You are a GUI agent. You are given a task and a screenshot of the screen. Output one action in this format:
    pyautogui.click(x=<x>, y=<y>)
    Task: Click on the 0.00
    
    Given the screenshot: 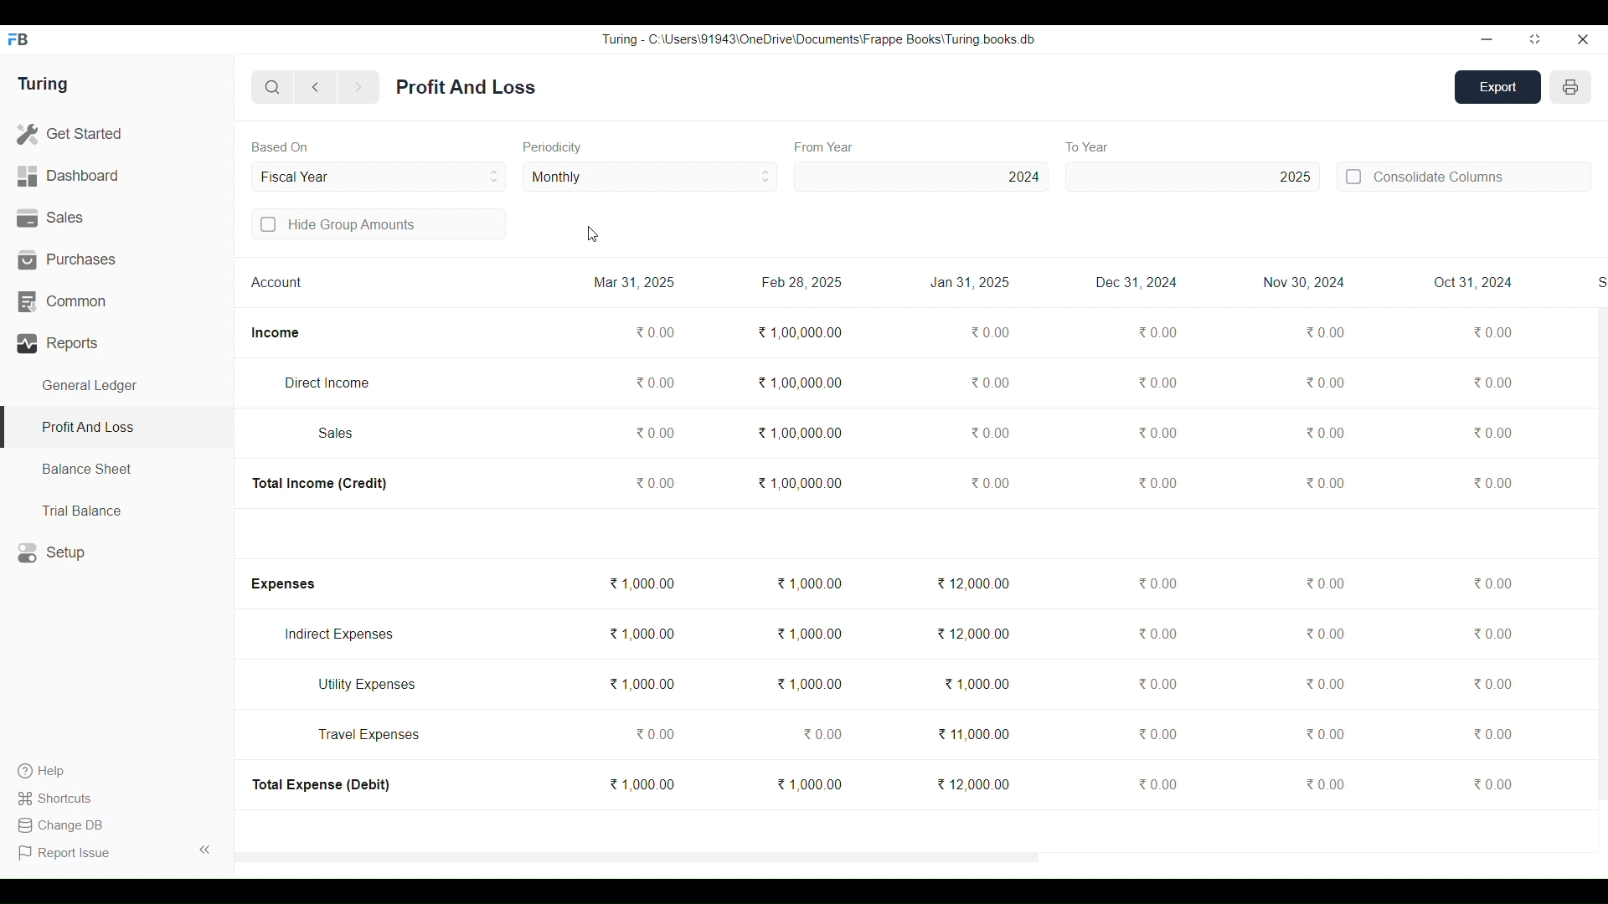 What is the action you would take?
    pyautogui.click(x=1492, y=483)
    